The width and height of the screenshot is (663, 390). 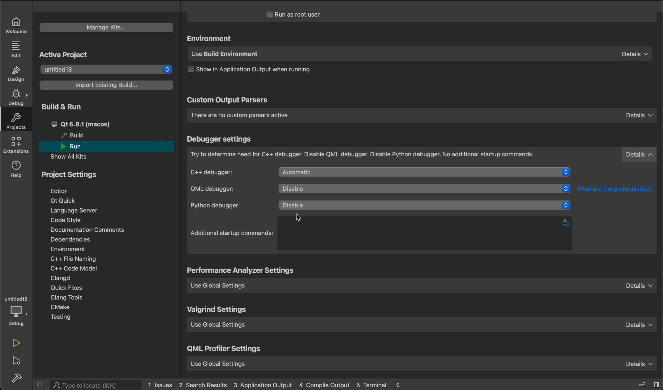 I want to click on code model, so click(x=71, y=268).